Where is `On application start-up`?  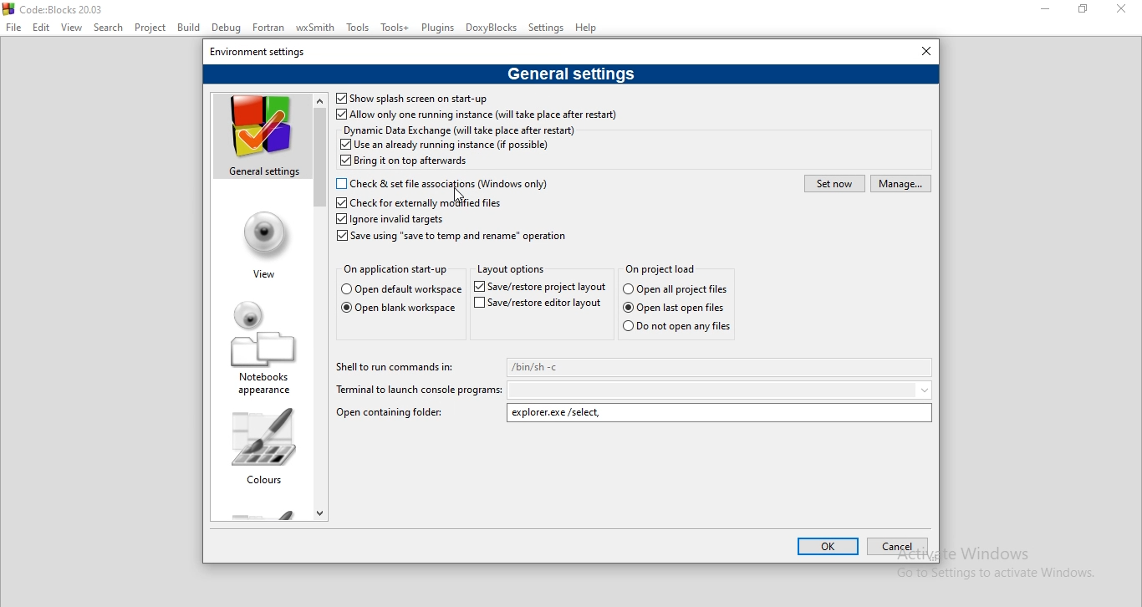
On application start-up is located at coordinates (395, 269).